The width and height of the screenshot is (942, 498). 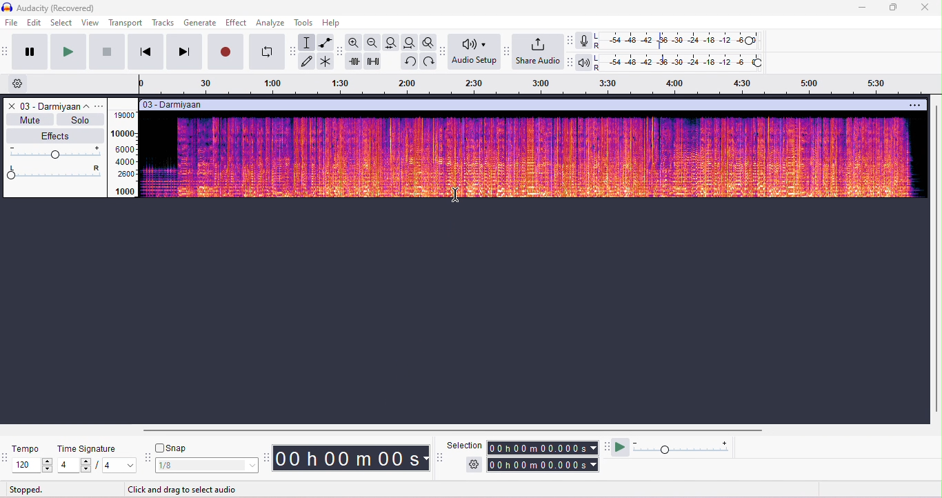 I want to click on track name, so click(x=57, y=106).